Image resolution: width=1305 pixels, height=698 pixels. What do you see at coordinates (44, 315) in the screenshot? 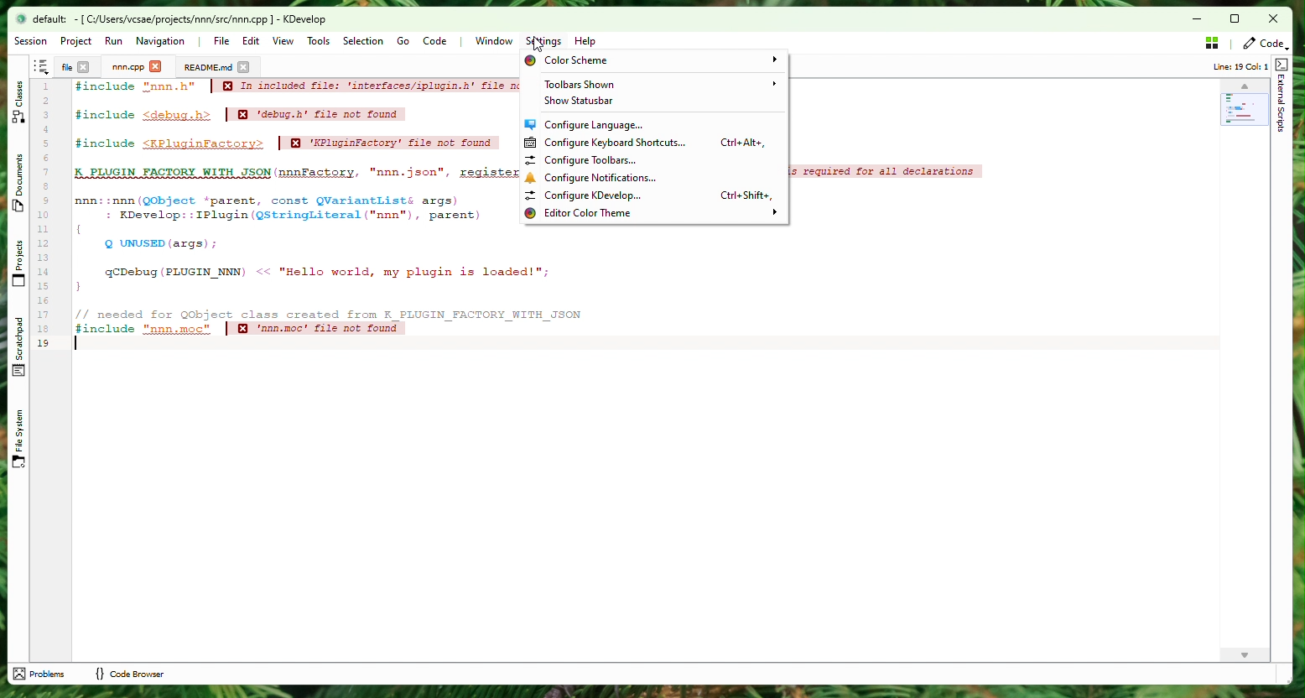
I see `17` at bounding box center [44, 315].